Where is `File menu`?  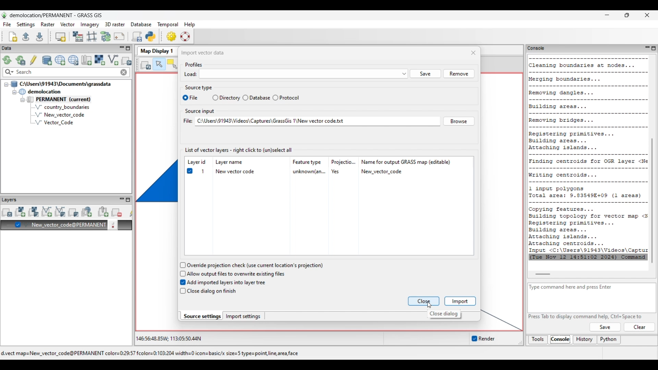 File menu is located at coordinates (7, 24).